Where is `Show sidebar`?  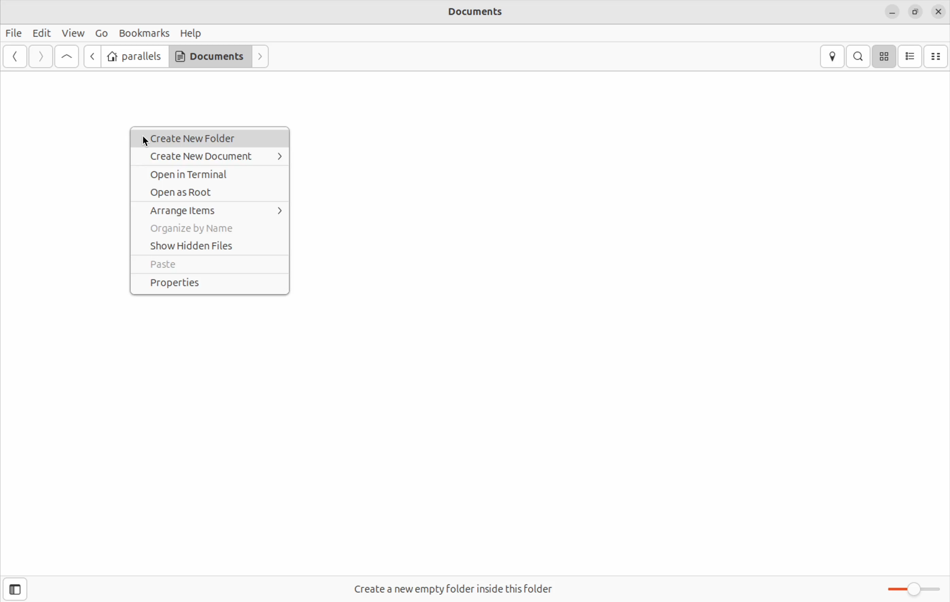
Show sidebar is located at coordinates (20, 588).